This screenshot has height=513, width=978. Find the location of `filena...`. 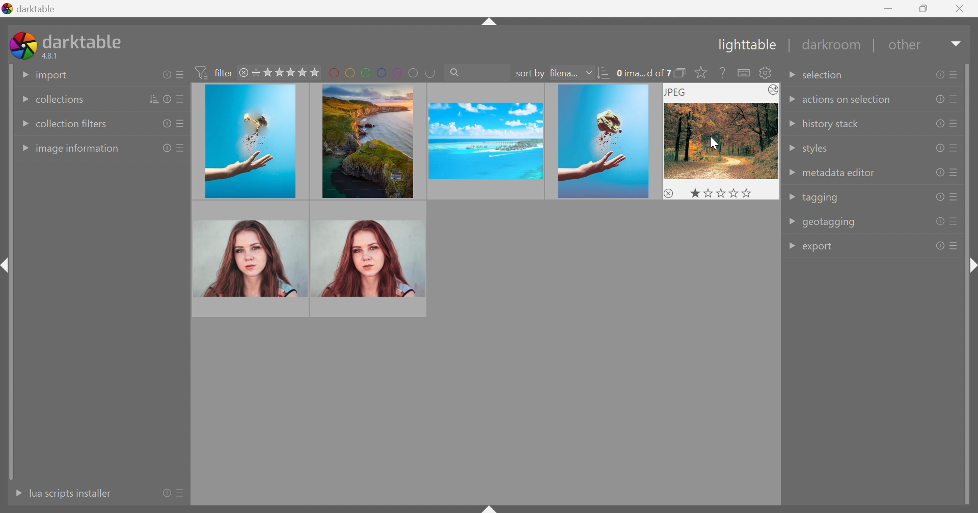

filena... is located at coordinates (563, 74).